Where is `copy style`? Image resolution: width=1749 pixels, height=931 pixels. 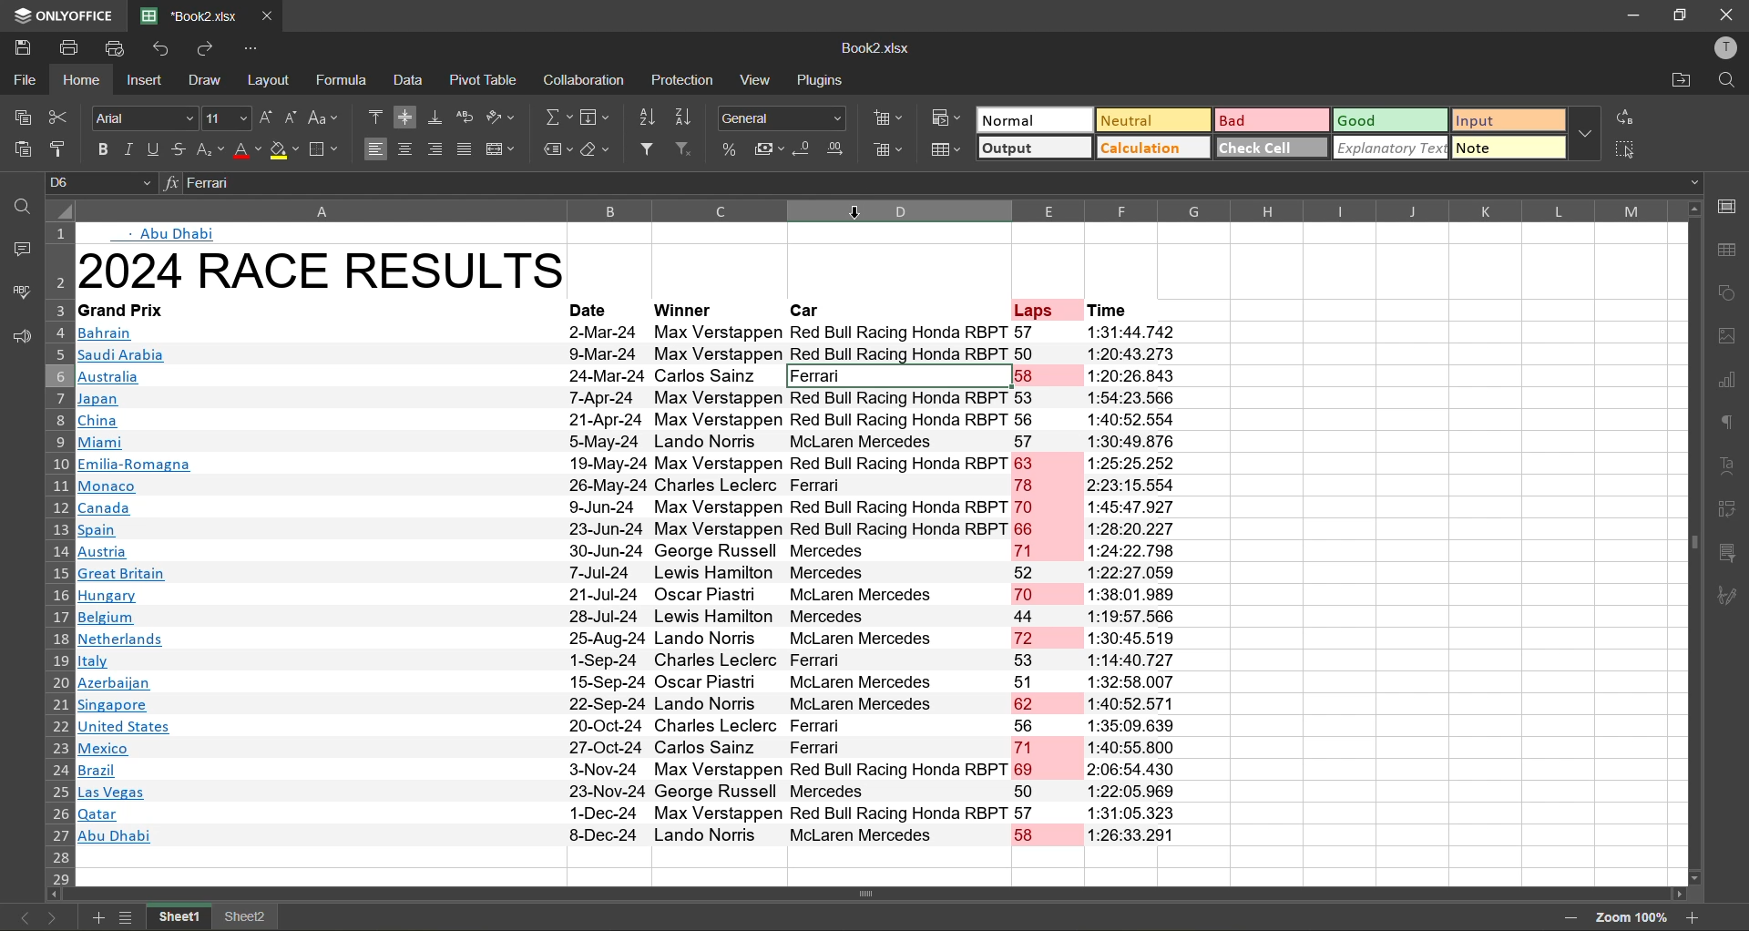 copy style is located at coordinates (61, 146).